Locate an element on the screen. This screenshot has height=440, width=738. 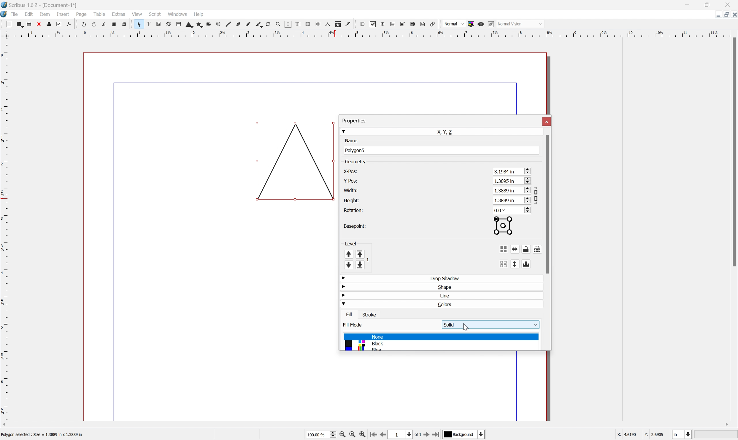
Zoom in by stepping values in Tools preferences is located at coordinates (362, 435).